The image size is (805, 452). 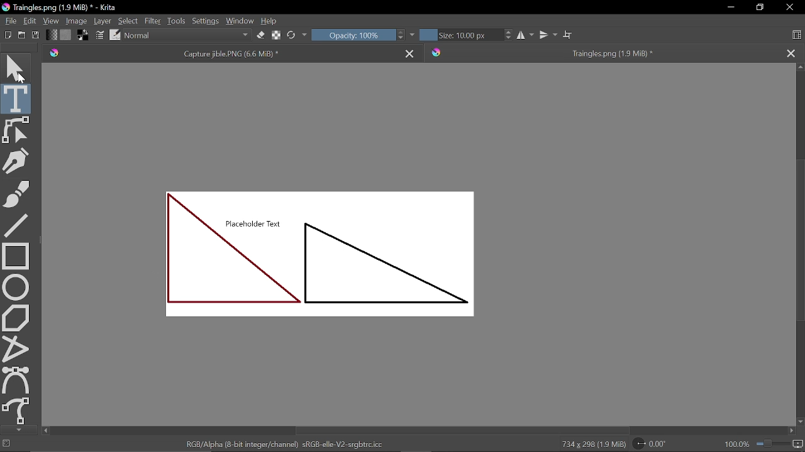 I want to click on Vertical scrollbar, so click(x=800, y=244).